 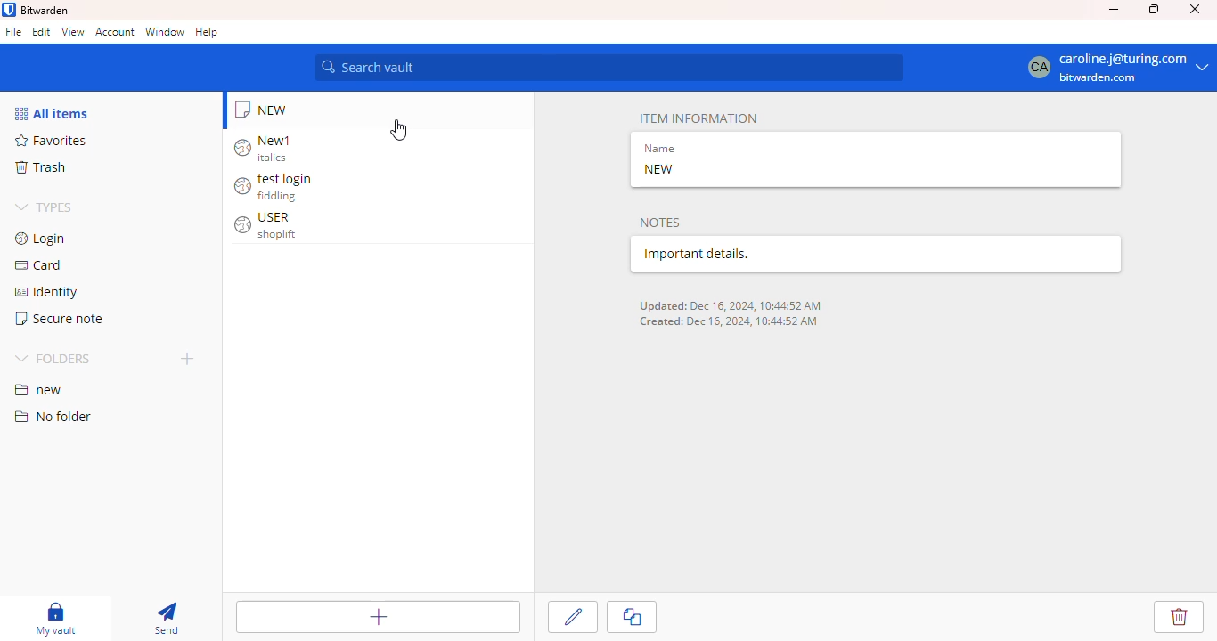 What do you see at coordinates (41, 31) in the screenshot?
I see `edit` at bounding box center [41, 31].